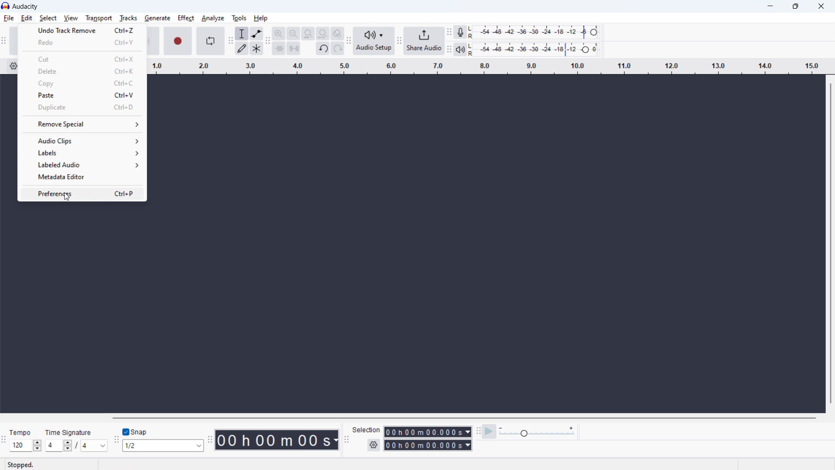 This screenshot has height=470, width=835. I want to click on undo track remove, so click(80, 31).